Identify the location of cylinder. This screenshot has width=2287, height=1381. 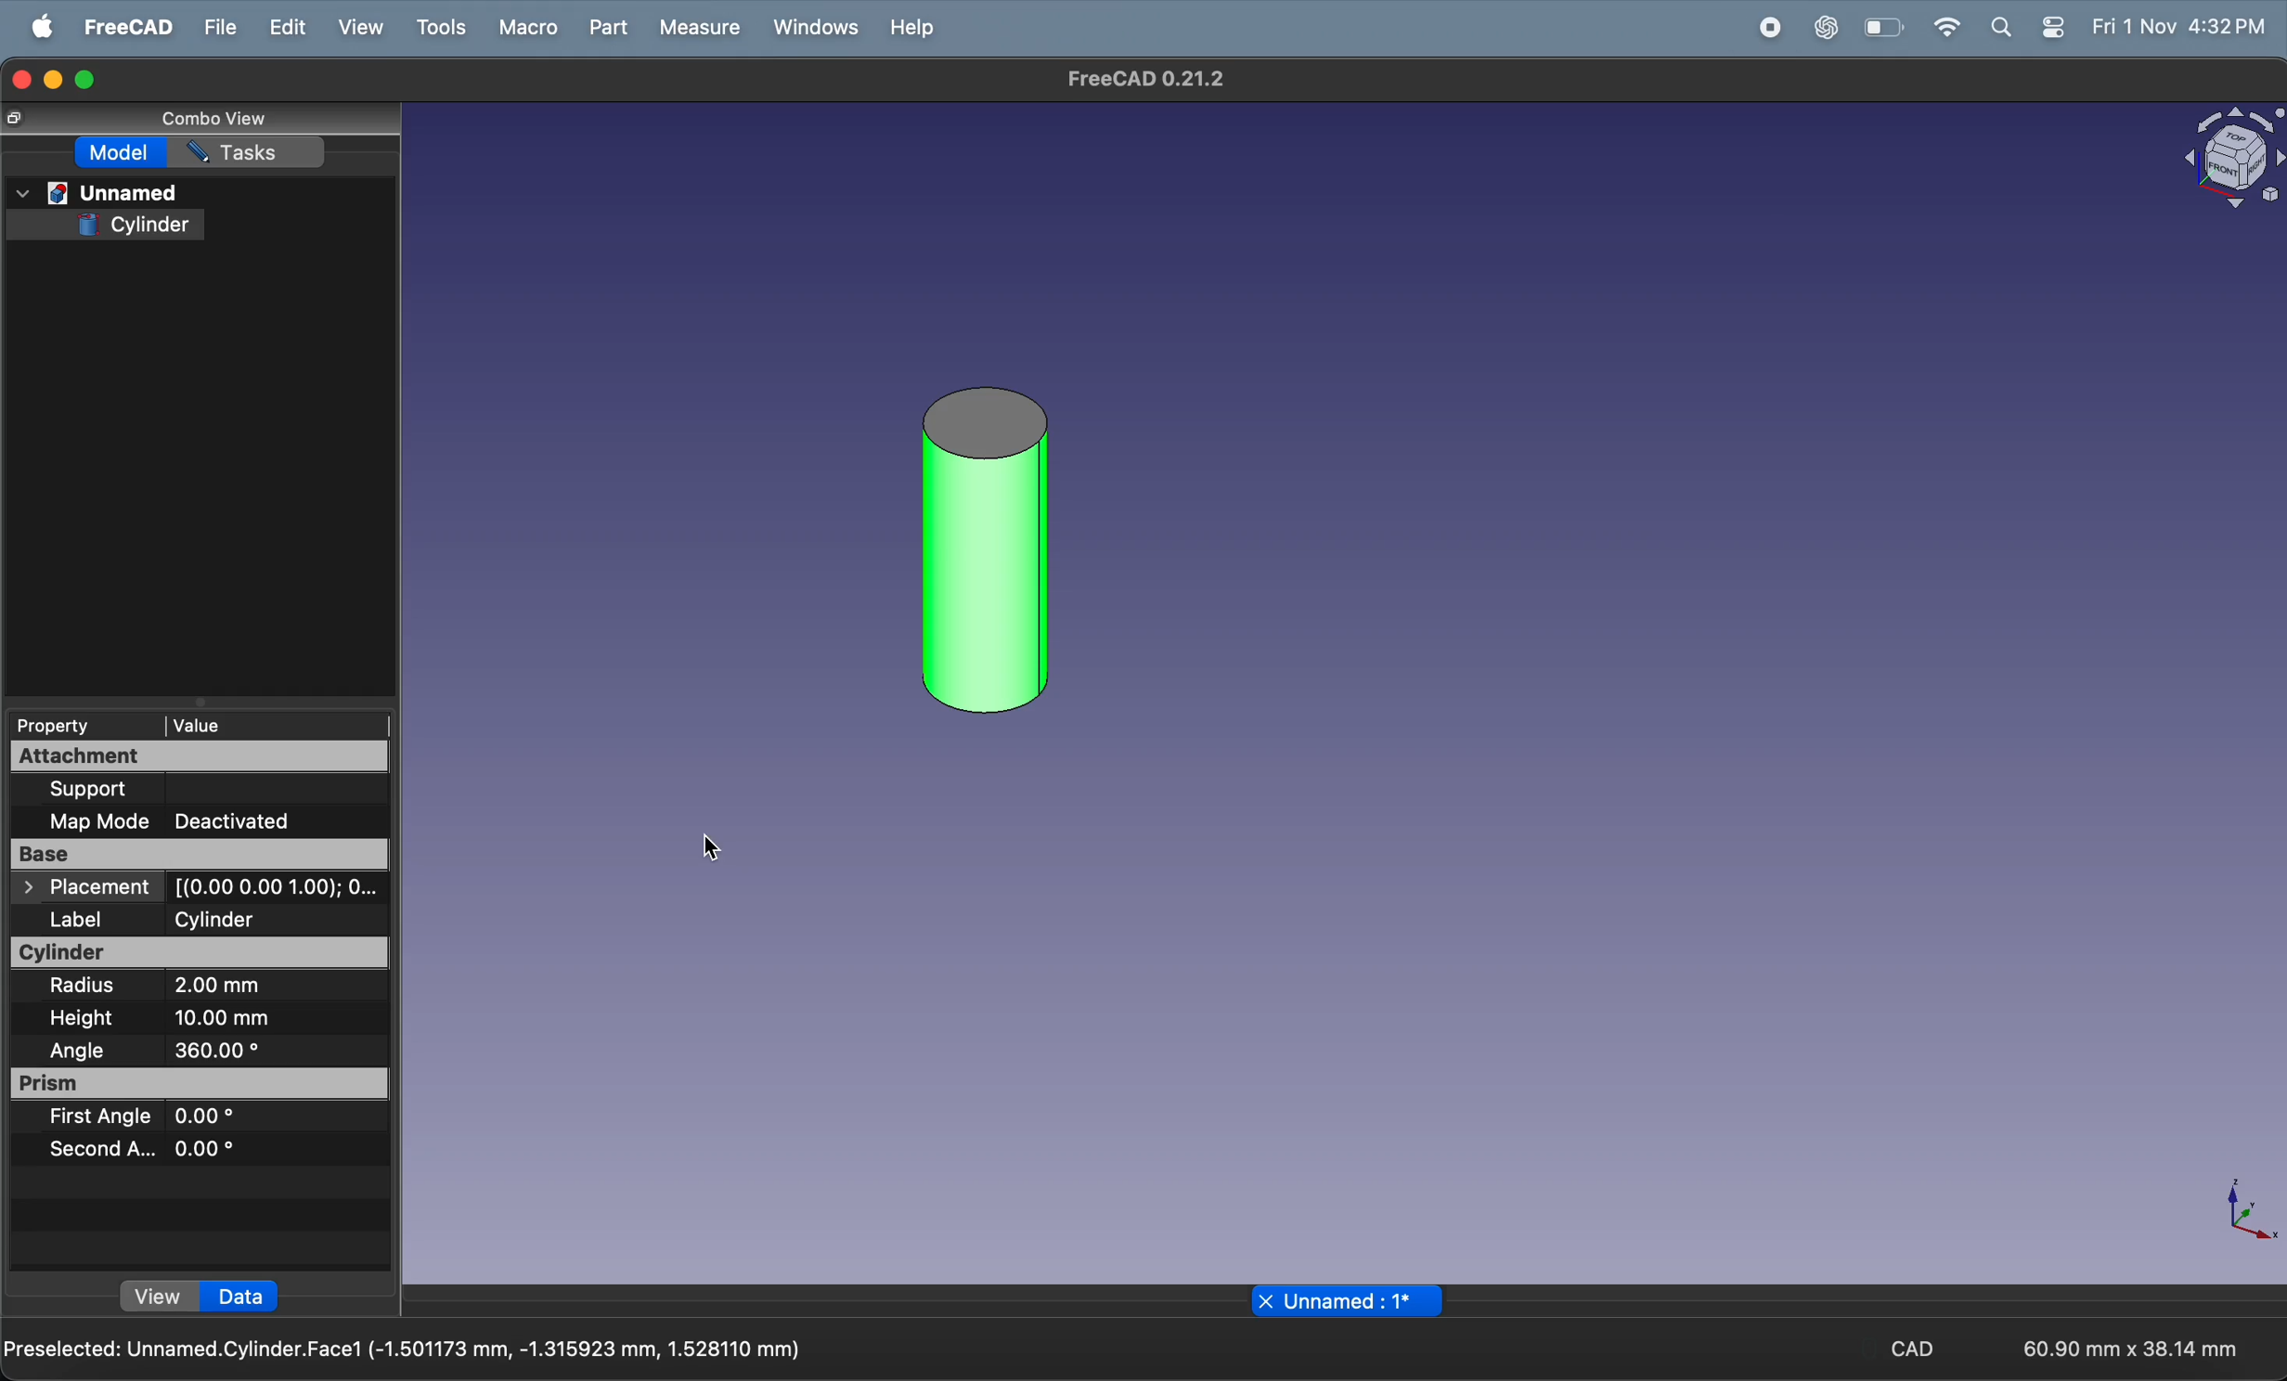
(264, 919).